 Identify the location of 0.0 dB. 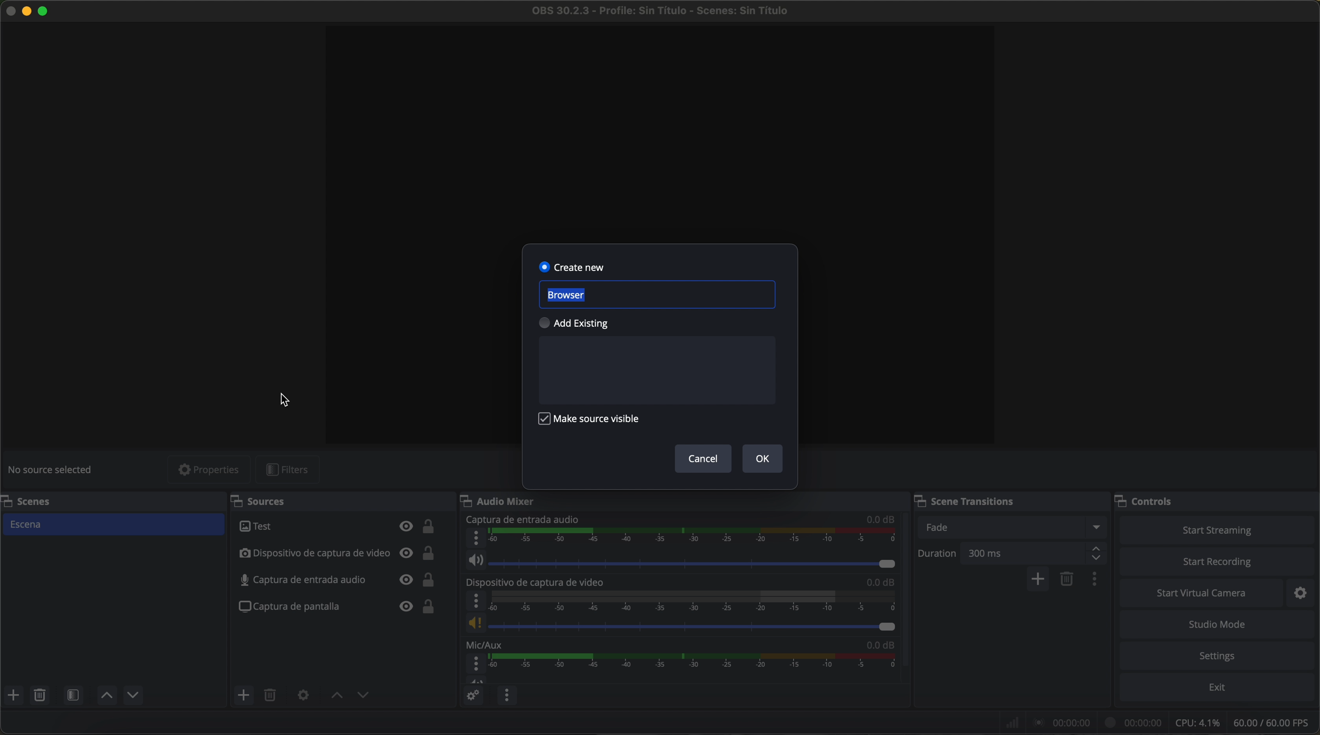
(875, 582).